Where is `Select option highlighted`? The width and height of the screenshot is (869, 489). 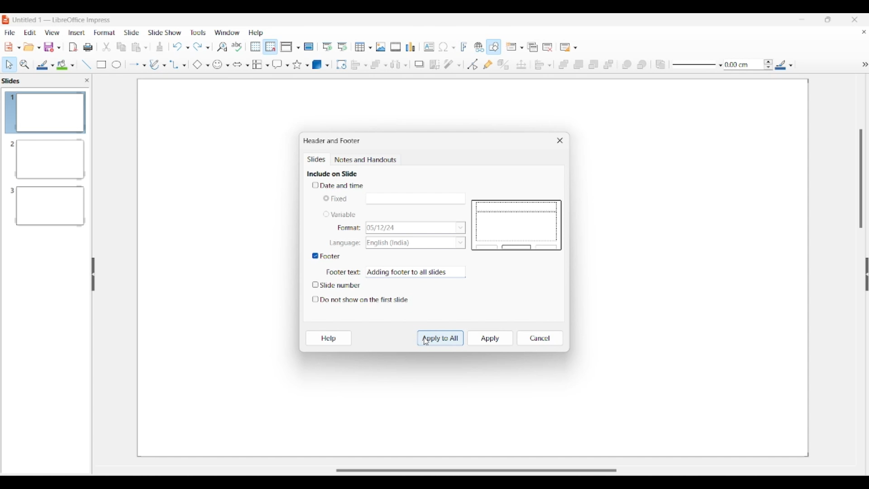
Select option highlighted is located at coordinates (9, 65).